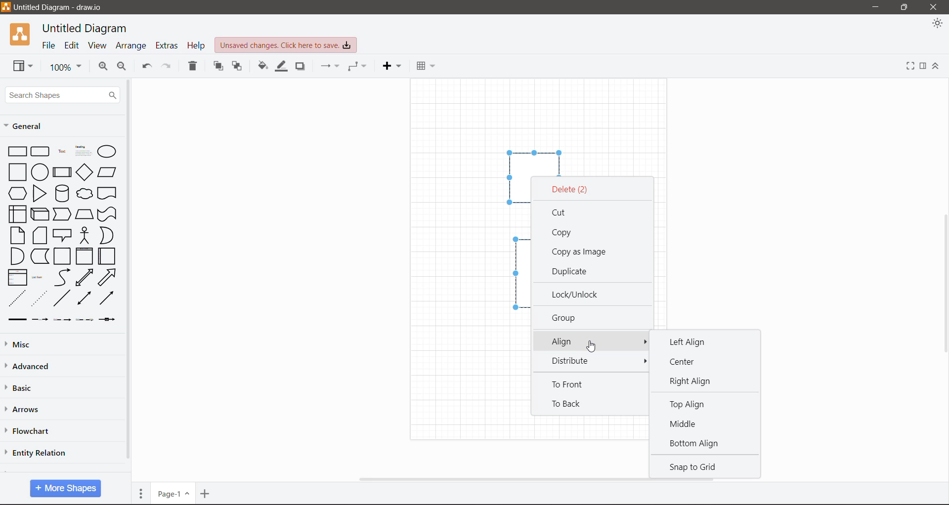  What do you see at coordinates (123, 67) in the screenshot?
I see `Zoom Out` at bounding box center [123, 67].